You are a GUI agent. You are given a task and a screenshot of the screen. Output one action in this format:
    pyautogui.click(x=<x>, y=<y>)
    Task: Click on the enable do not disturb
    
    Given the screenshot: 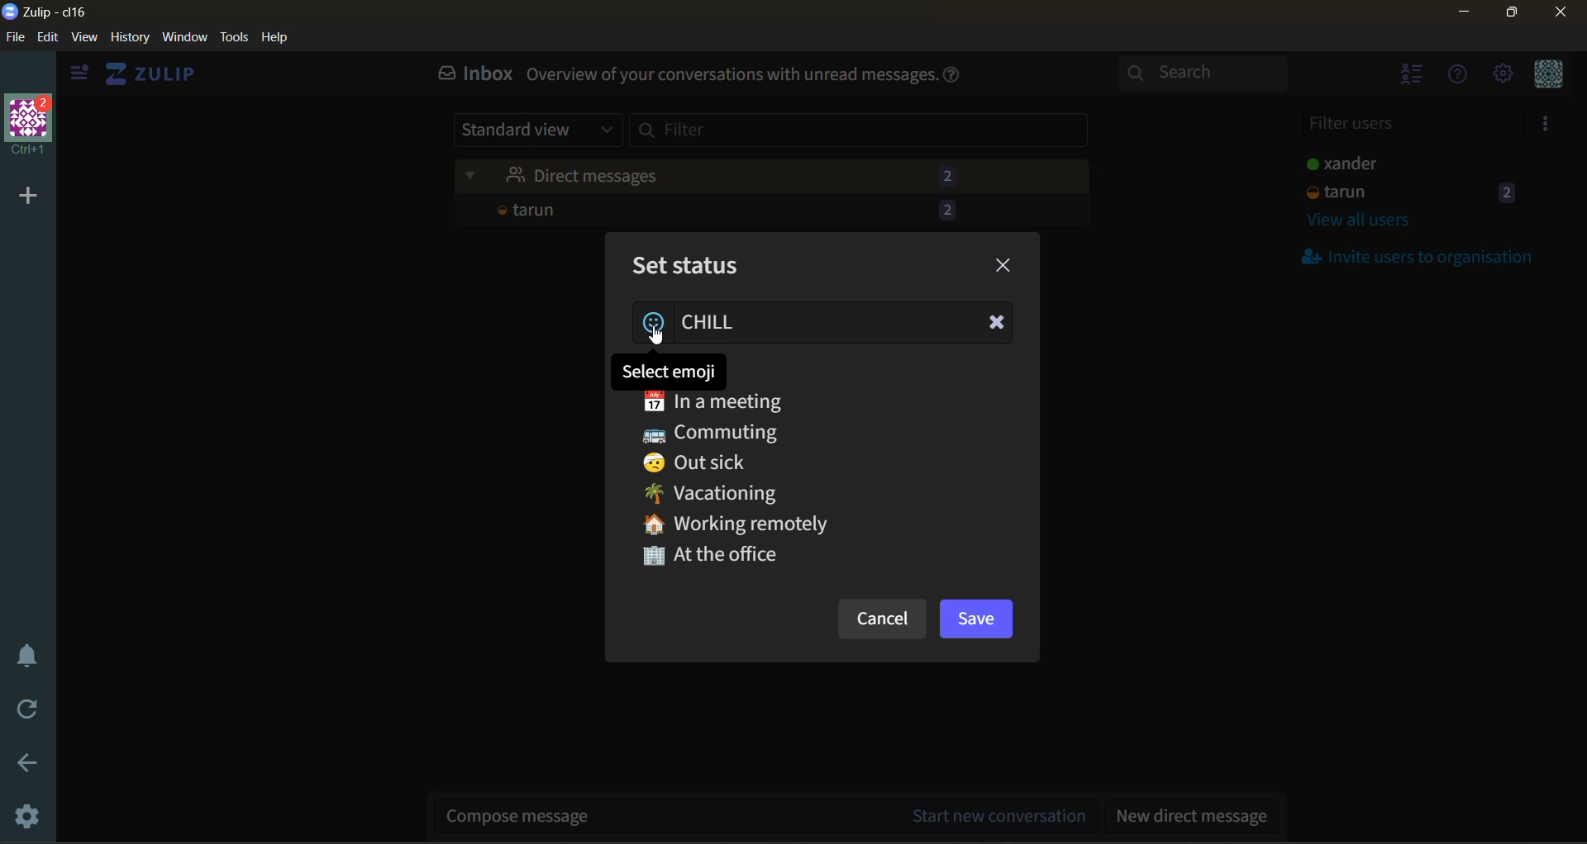 What is the action you would take?
    pyautogui.click(x=25, y=662)
    